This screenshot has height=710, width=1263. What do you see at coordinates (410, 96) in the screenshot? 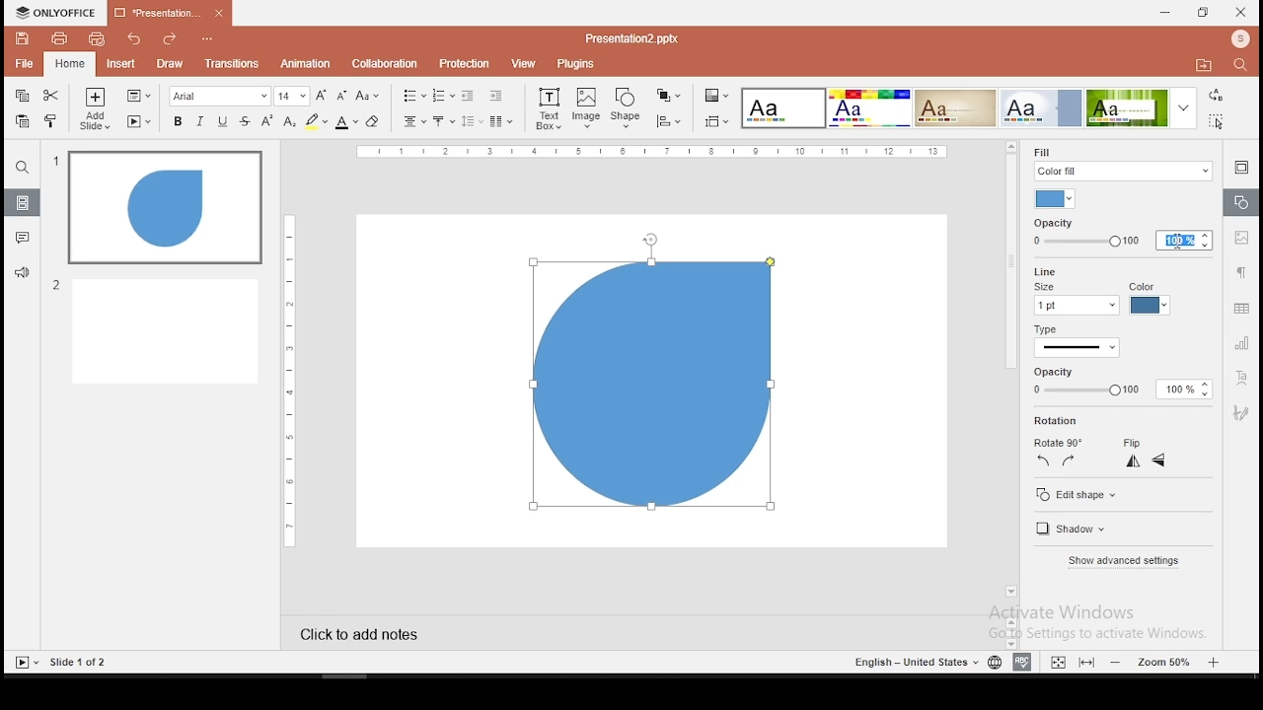
I see `bullets` at bounding box center [410, 96].